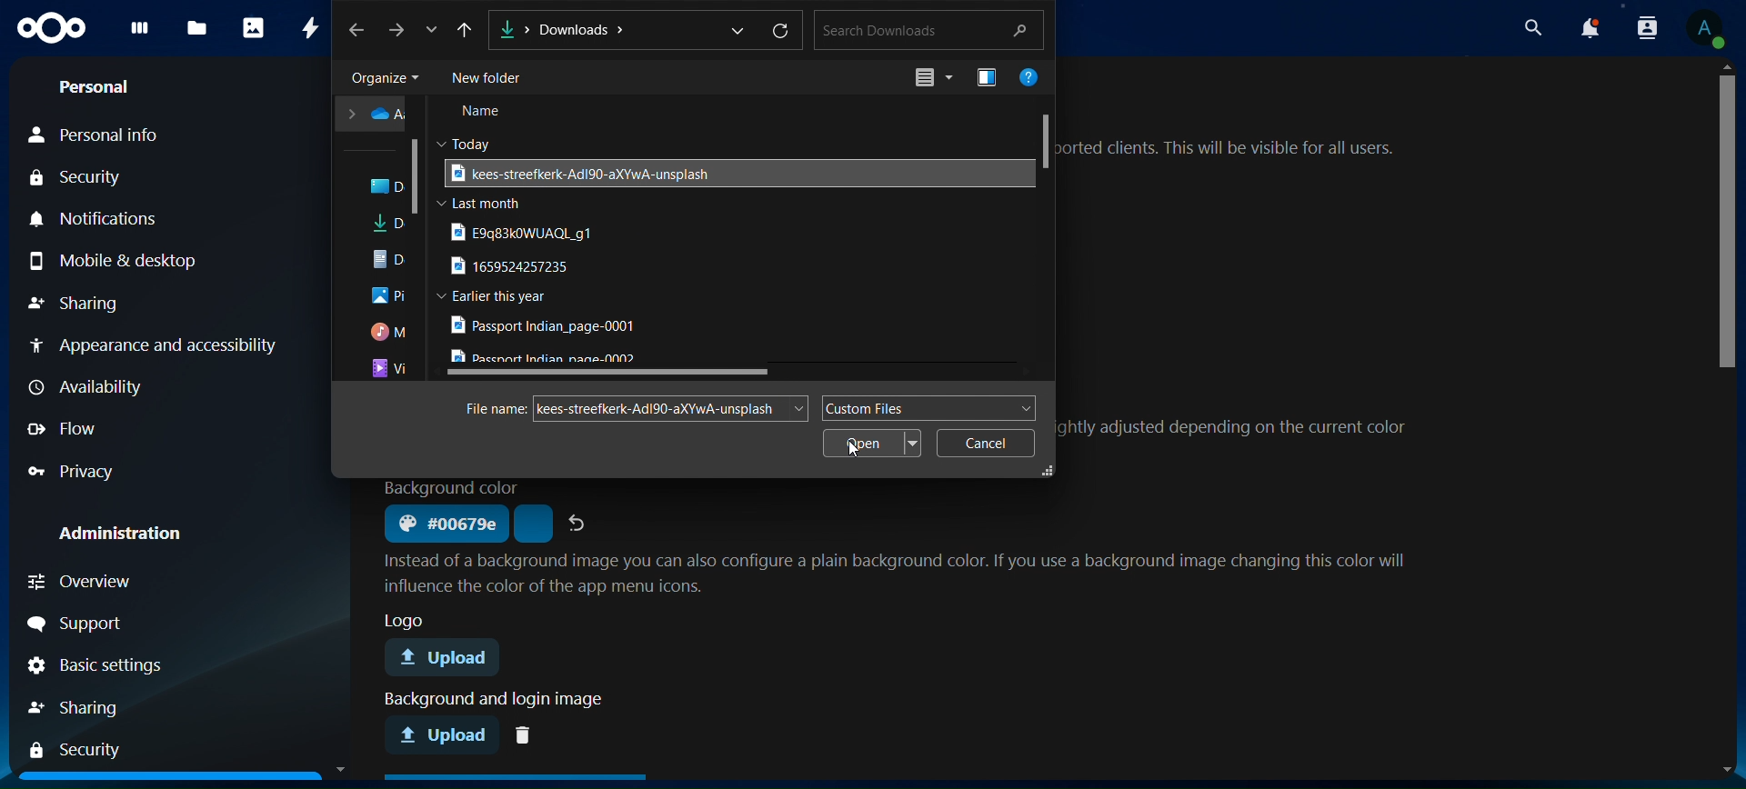 The image size is (1746, 789). Describe the element at coordinates (253, 27) in the screenshot. I see `photos` at that location.